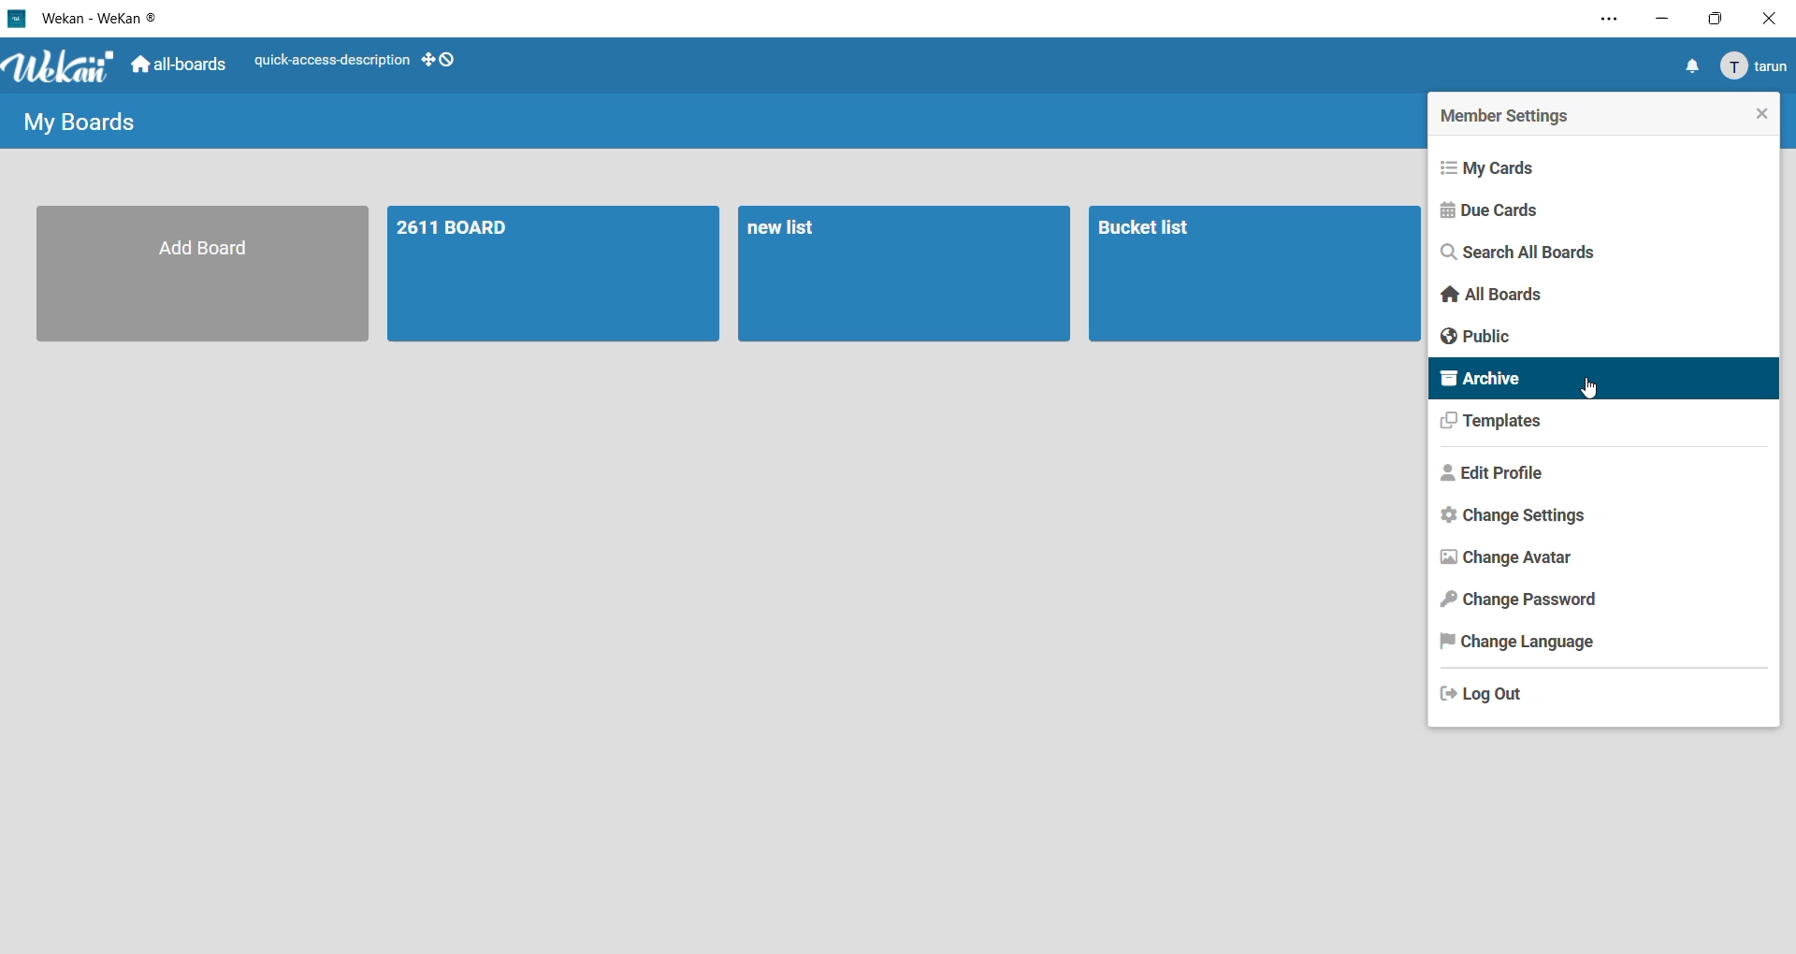 The width and height of the screenshot is (1796, 954). Describe the element at coordinates (178, 65) in the screenshot. I see `all boards` at that location.